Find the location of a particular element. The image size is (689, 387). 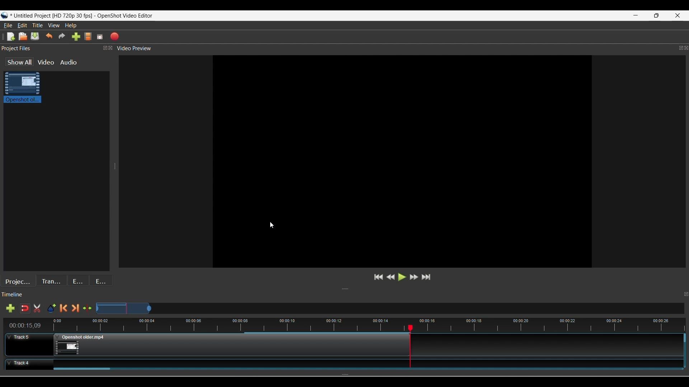

Minimize is located at coordinates (635, 16).